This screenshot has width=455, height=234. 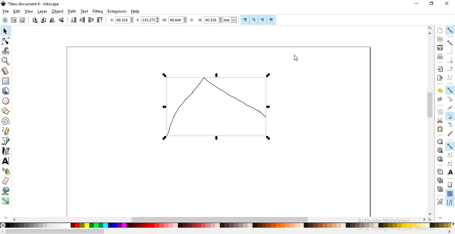 I want to click on snap guides, so click(x=449, y=202).